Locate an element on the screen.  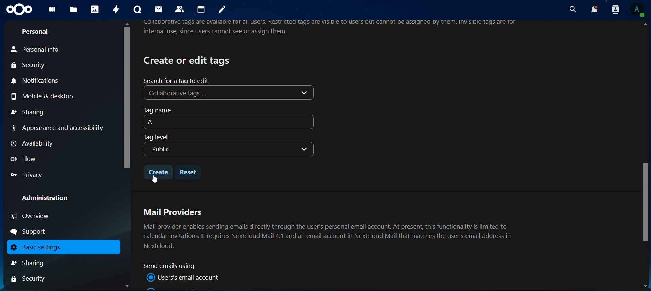
sand email using is located at coordinates (172, 266).